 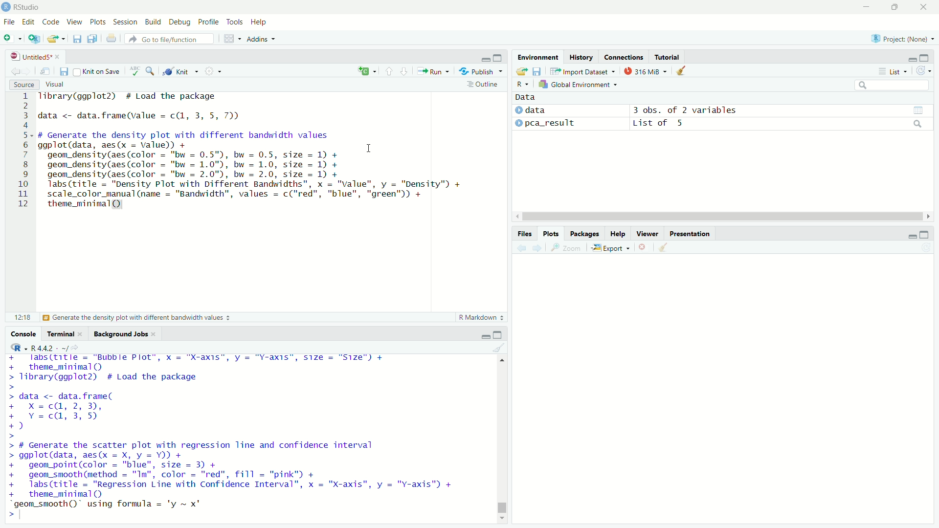 I want to click on Code, so click(x=50, y=21).